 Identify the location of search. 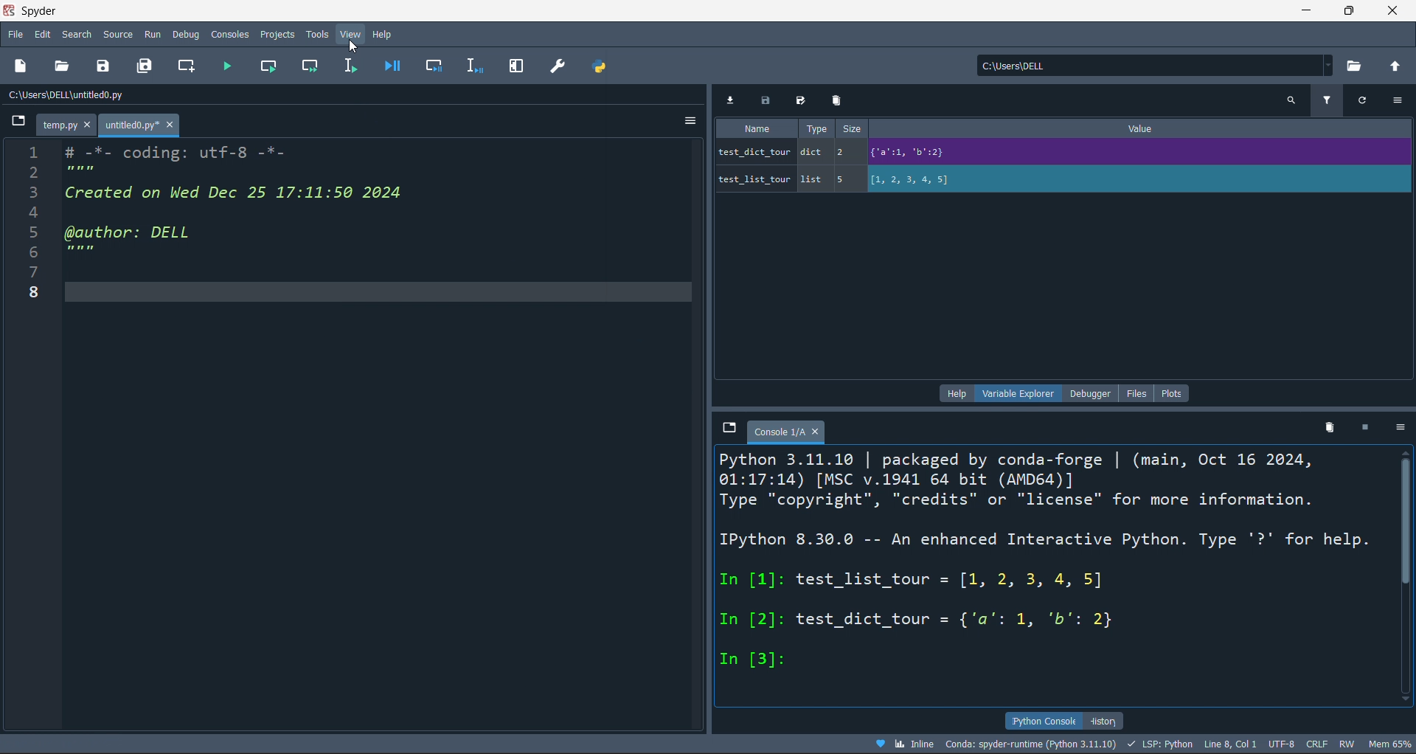
(1289, 99).